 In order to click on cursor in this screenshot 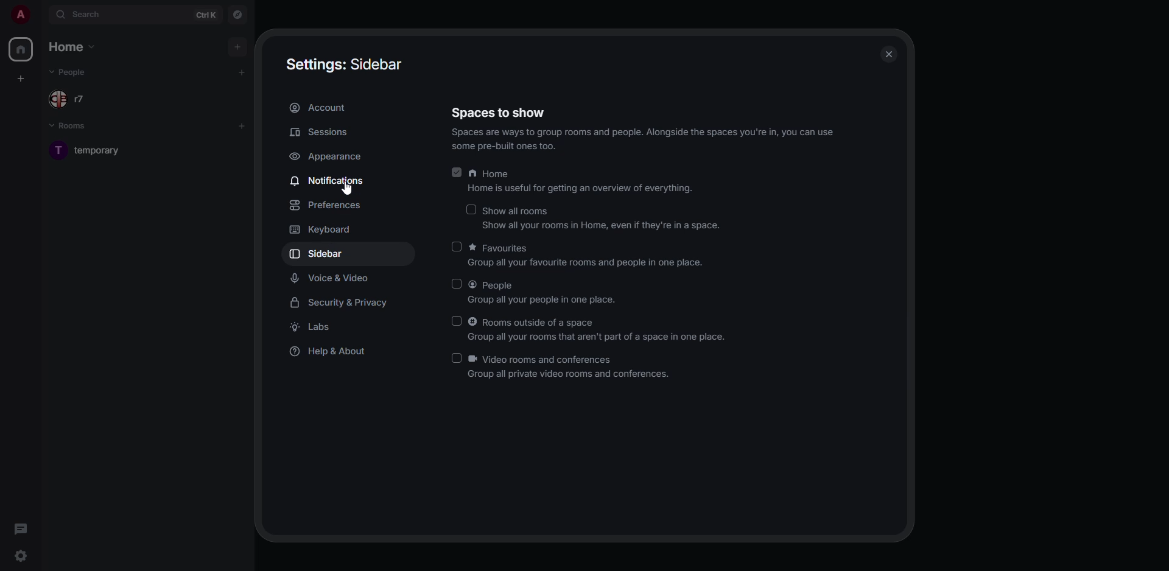, I will do `click(348, 189)`.